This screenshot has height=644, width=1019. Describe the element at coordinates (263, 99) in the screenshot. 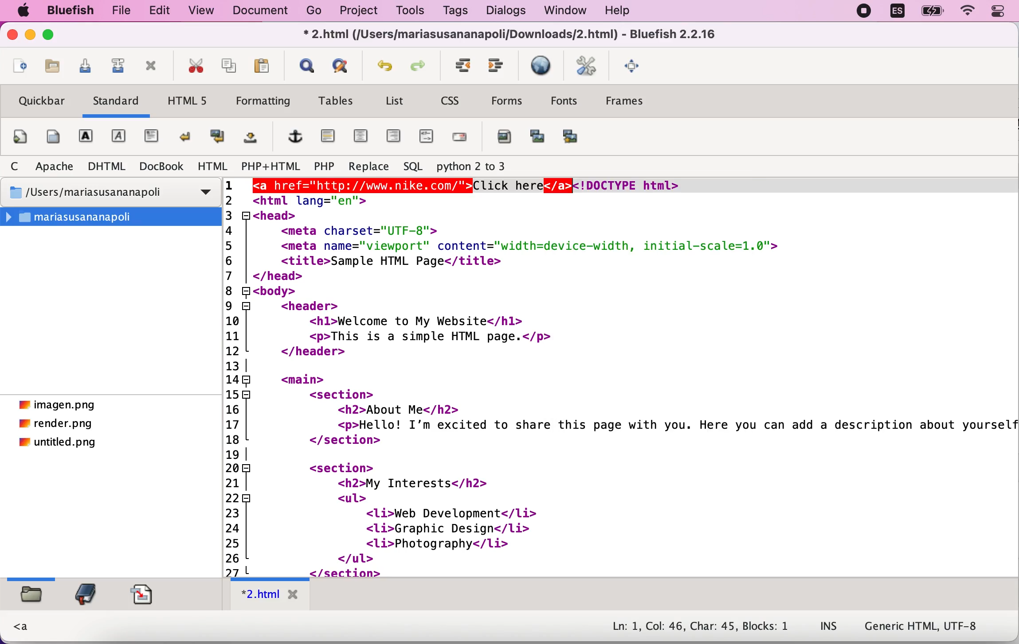

I see `formatting` at that location.